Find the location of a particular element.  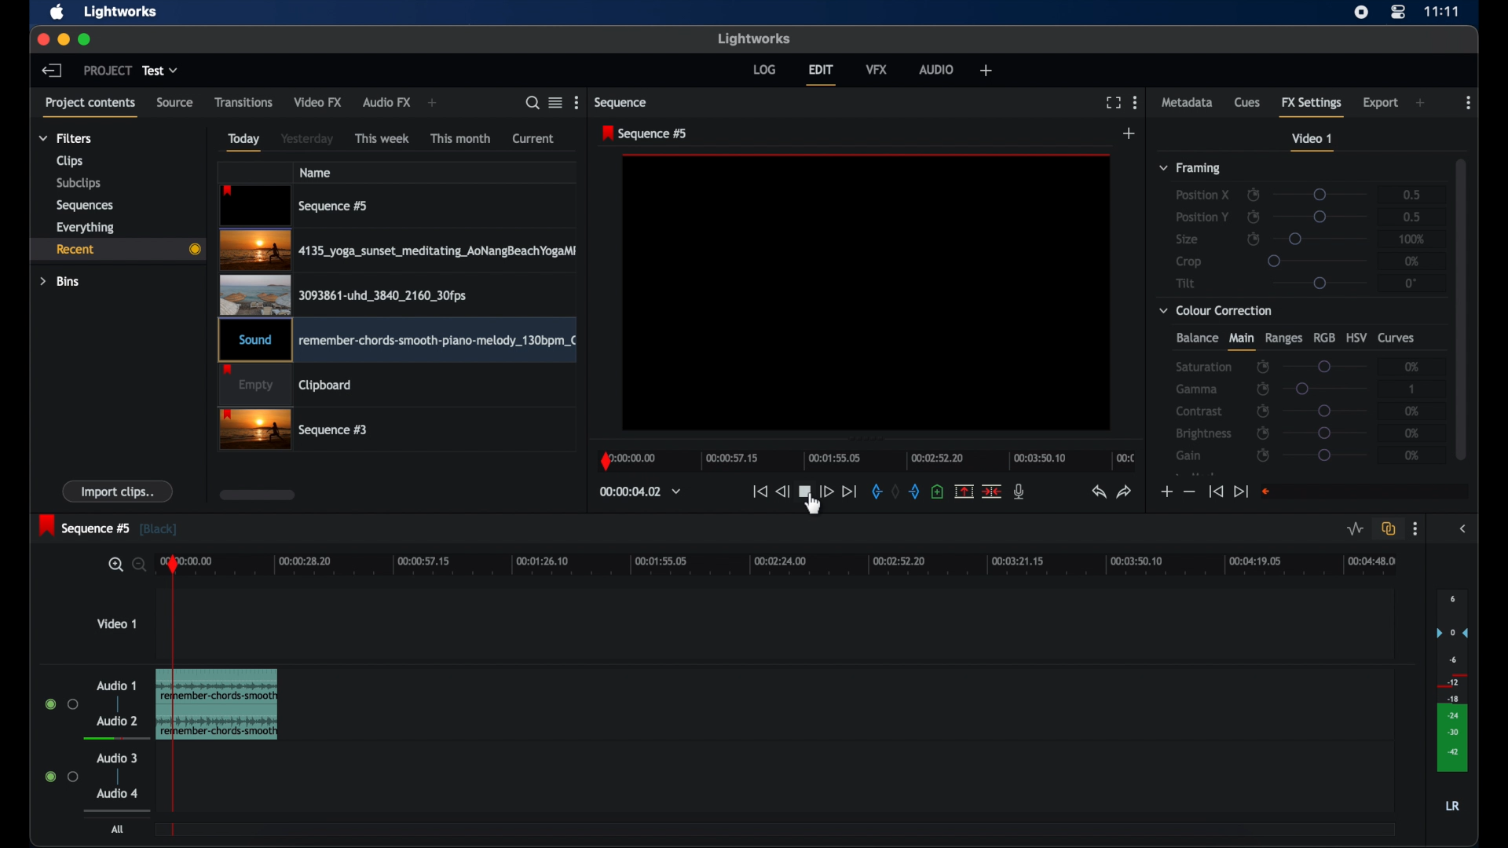

1 is located at coordinates (1413, 389).